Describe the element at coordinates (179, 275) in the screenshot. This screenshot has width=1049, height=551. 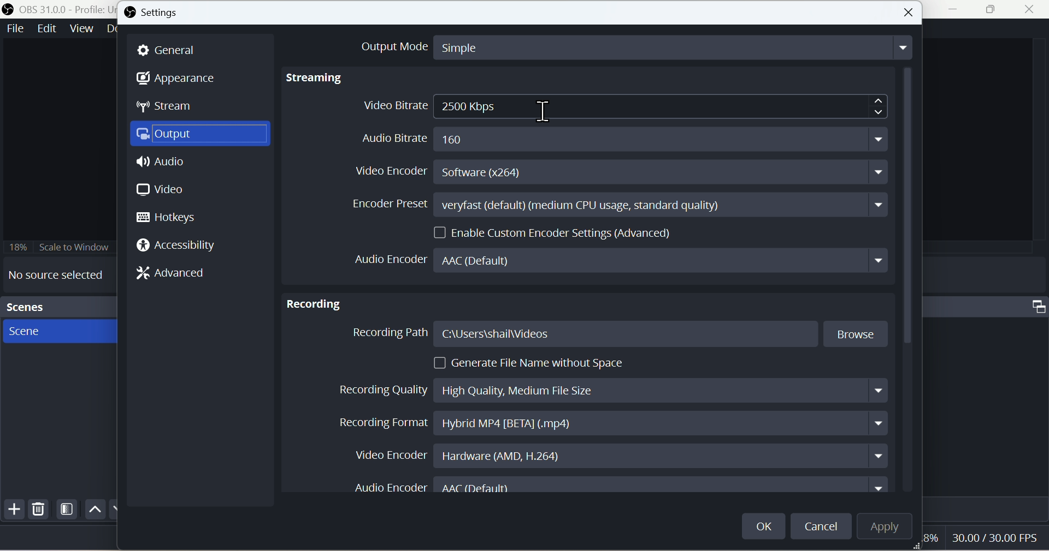
I see `Advanced` at that location.